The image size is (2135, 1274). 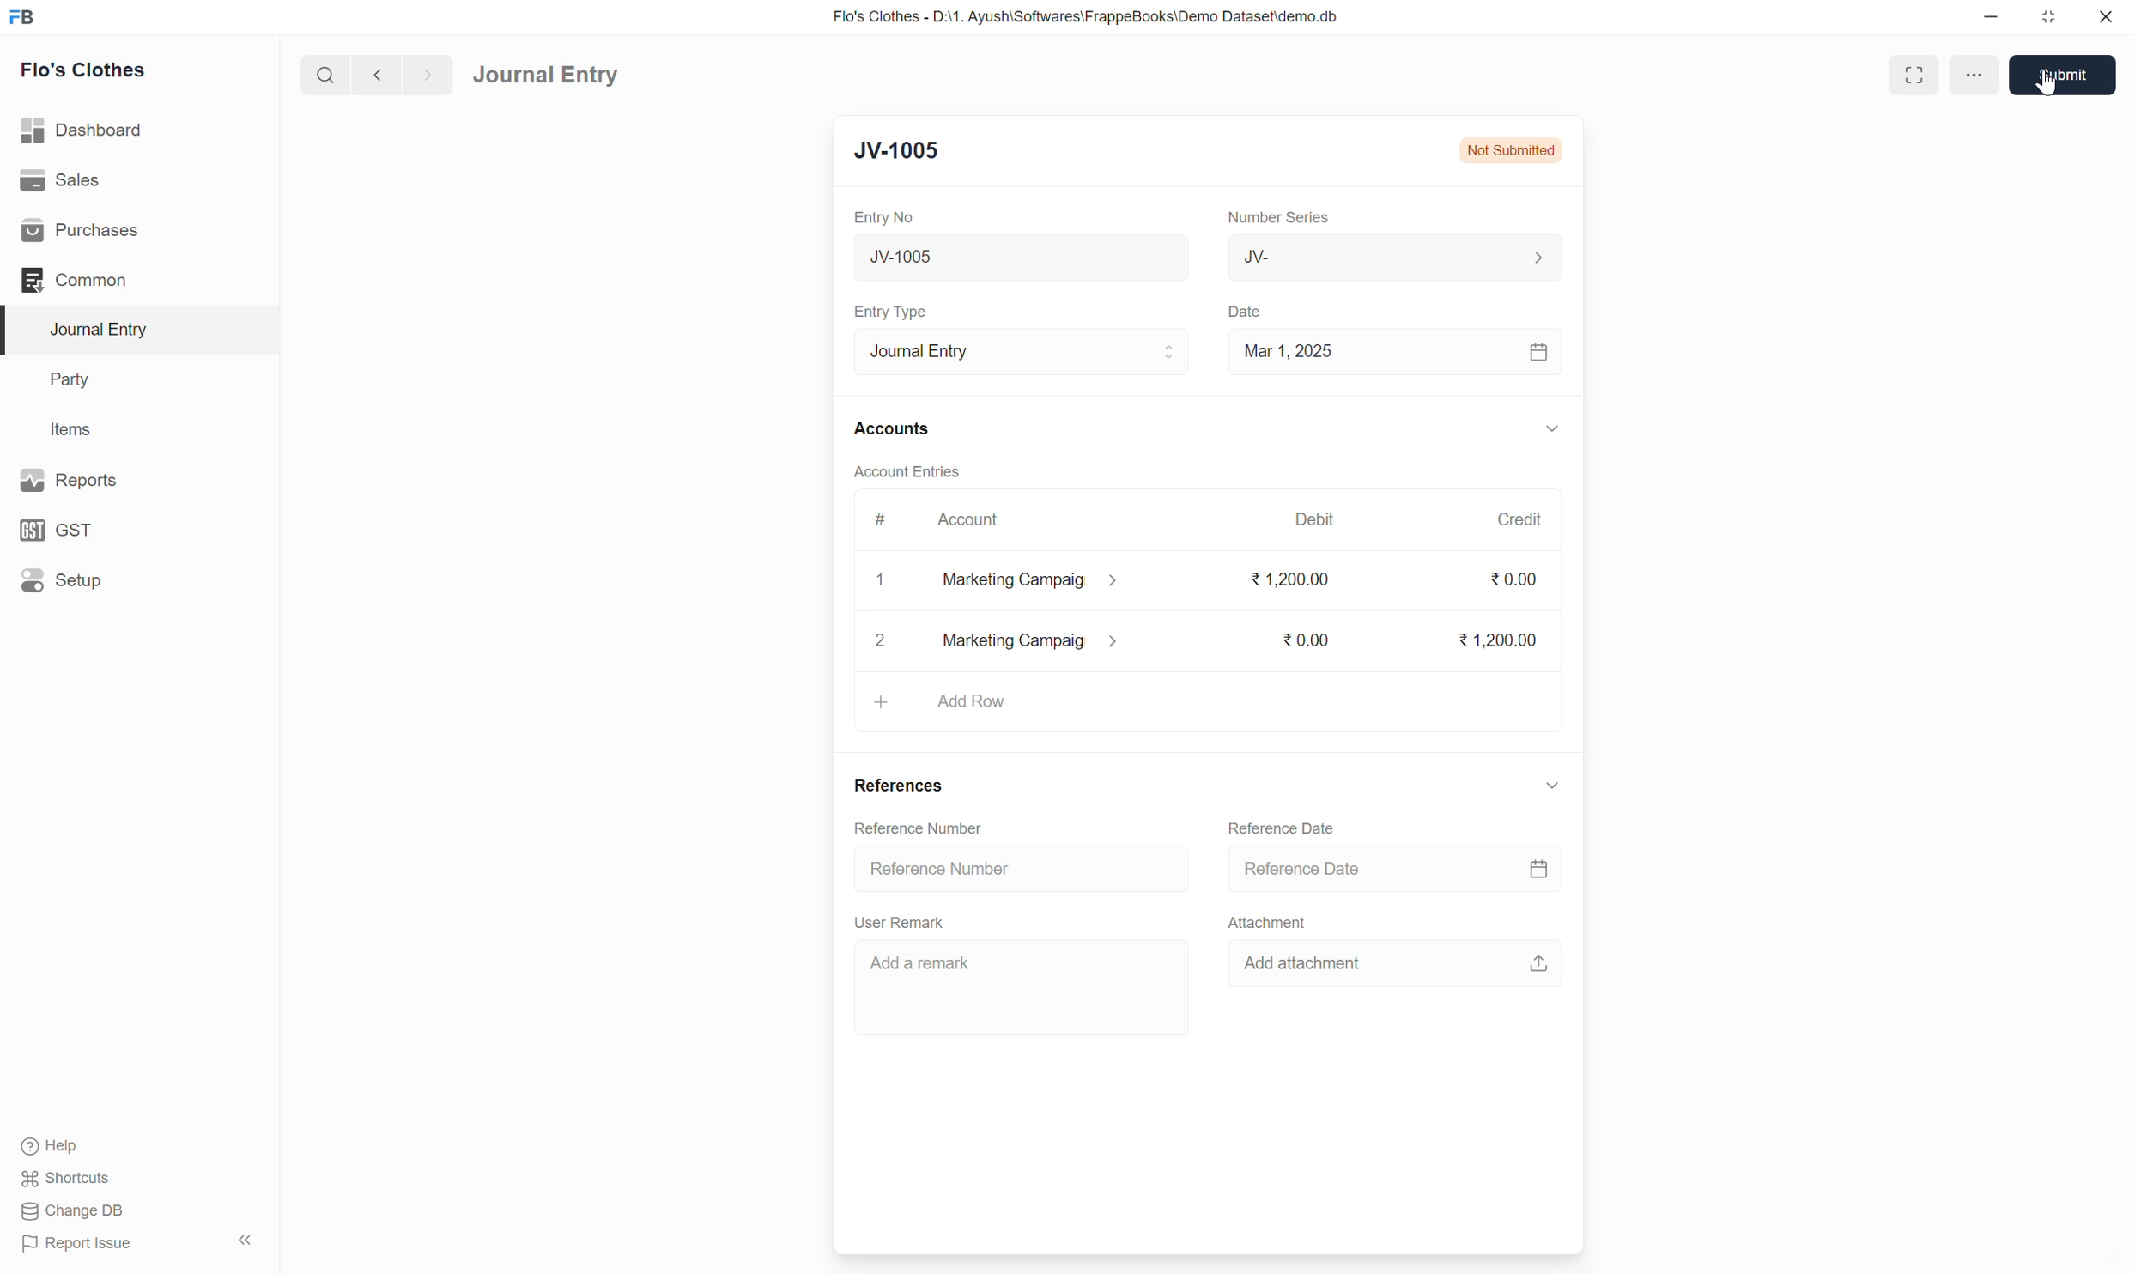 I want to click on calendar, so click(x=1540, y=354).